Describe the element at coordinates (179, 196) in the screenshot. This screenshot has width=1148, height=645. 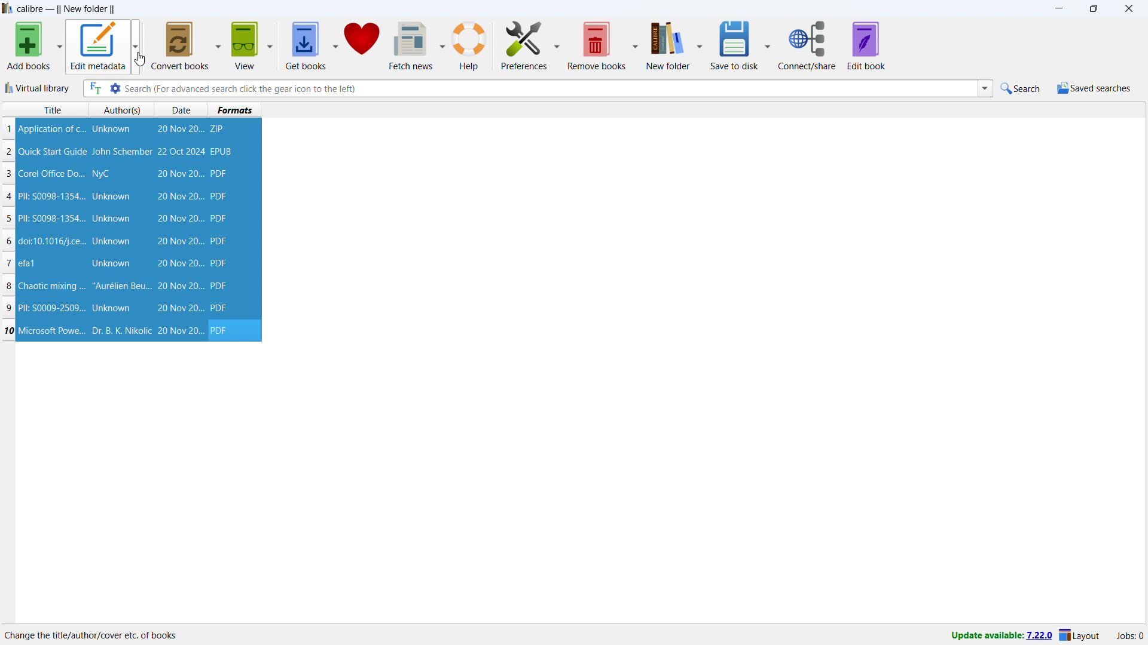
I see `20 Nov 20...` at that location.